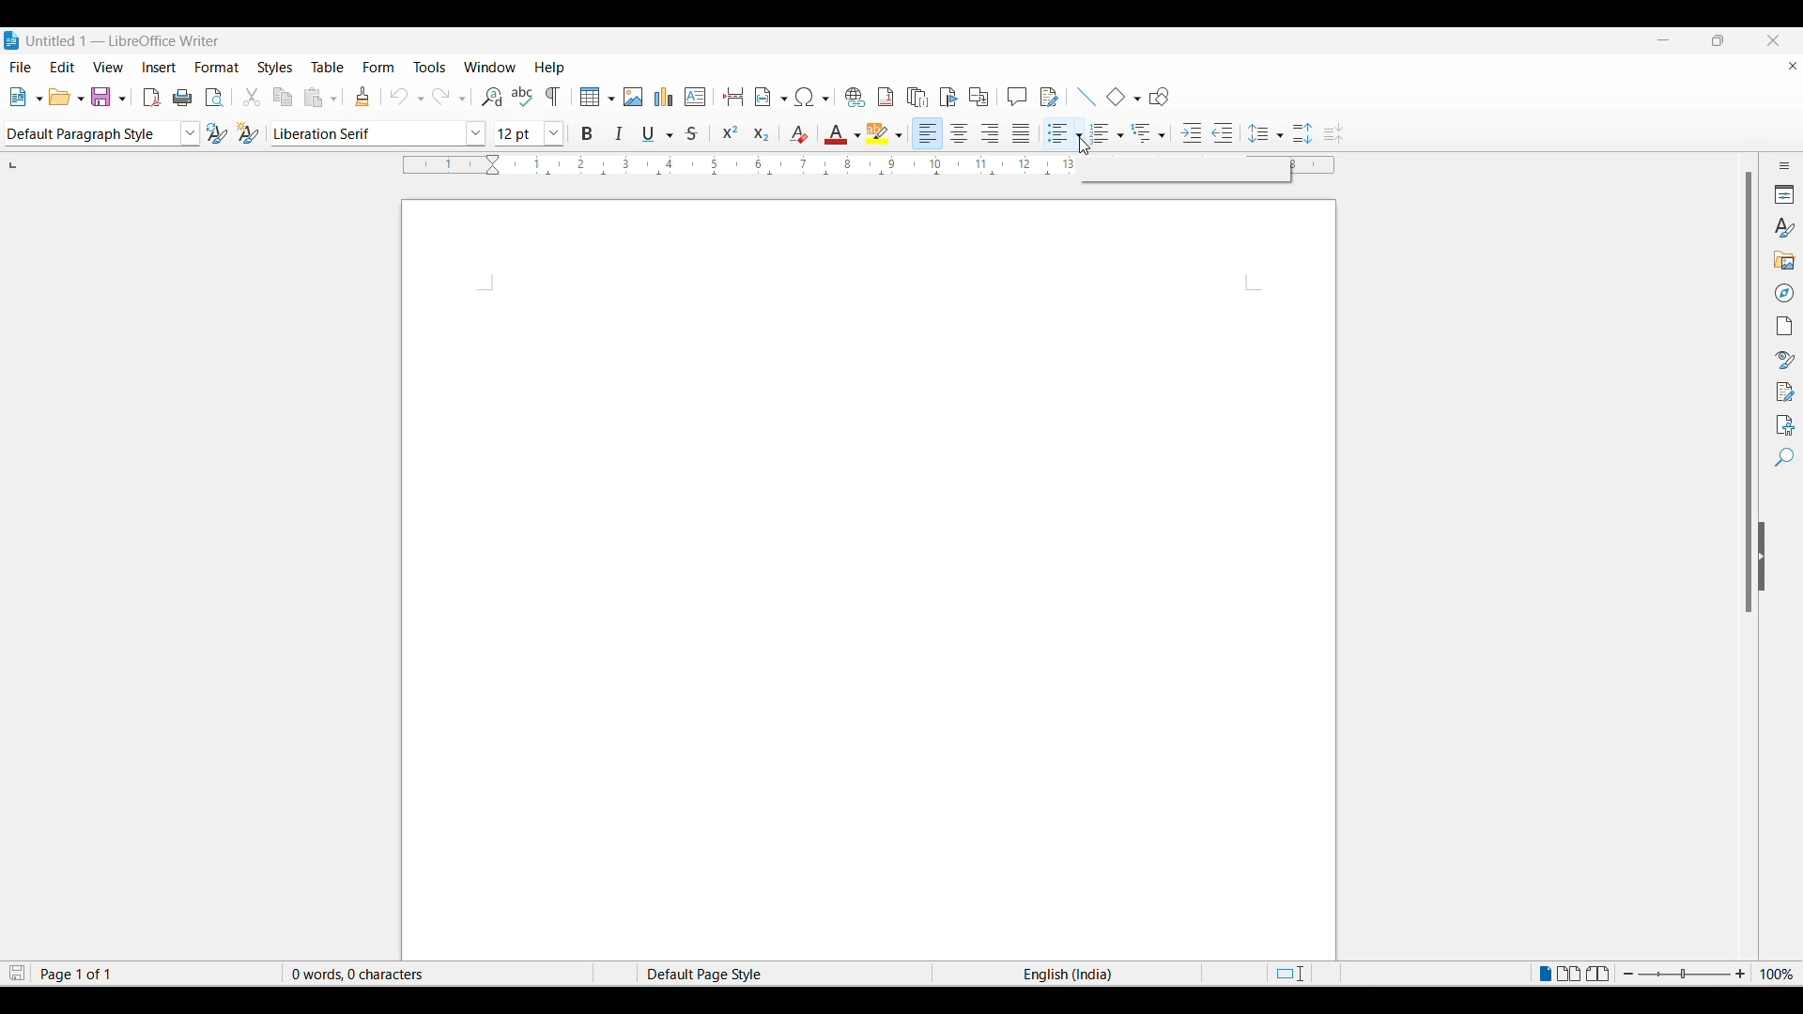 Image resolution: width=1803 pixels, height=1014 pixels. I want to click on insert special character, so click(812, 98).